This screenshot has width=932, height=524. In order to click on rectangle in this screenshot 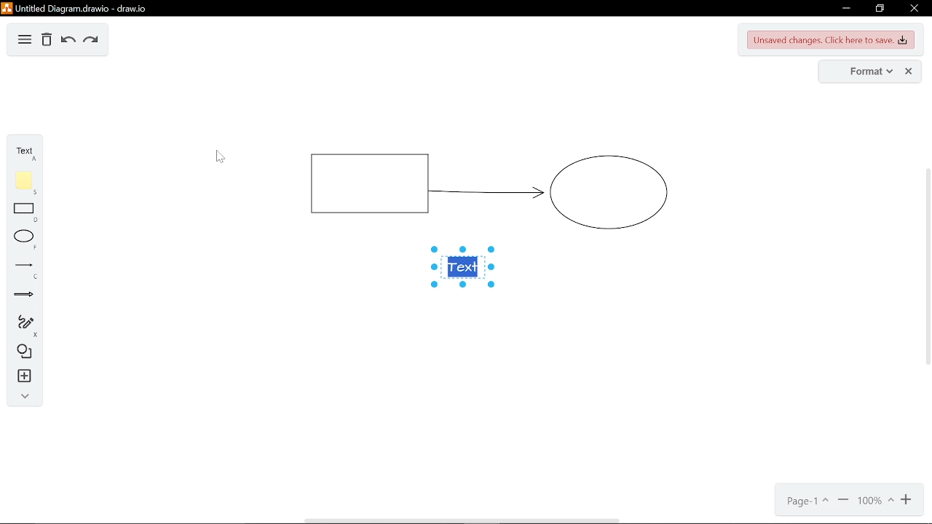, I will do `click(27, 212)`.